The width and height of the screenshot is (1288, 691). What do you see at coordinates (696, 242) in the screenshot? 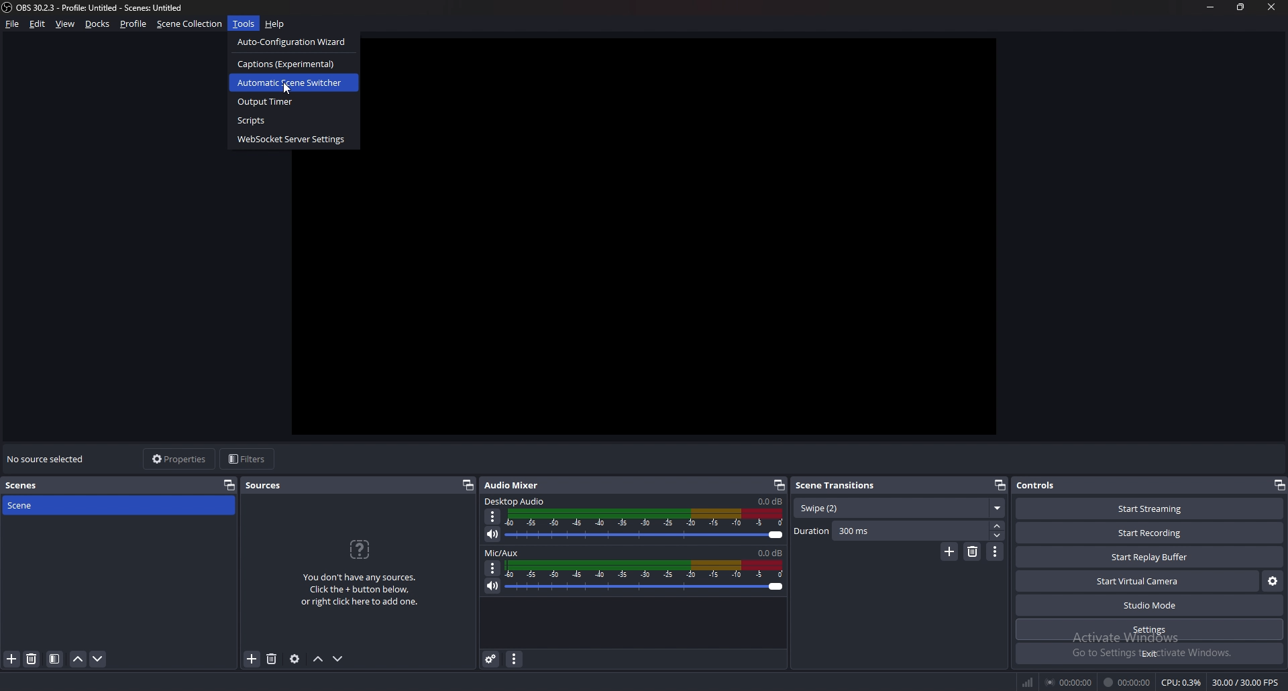
I see `canvas` at bounding box center [696, 242].